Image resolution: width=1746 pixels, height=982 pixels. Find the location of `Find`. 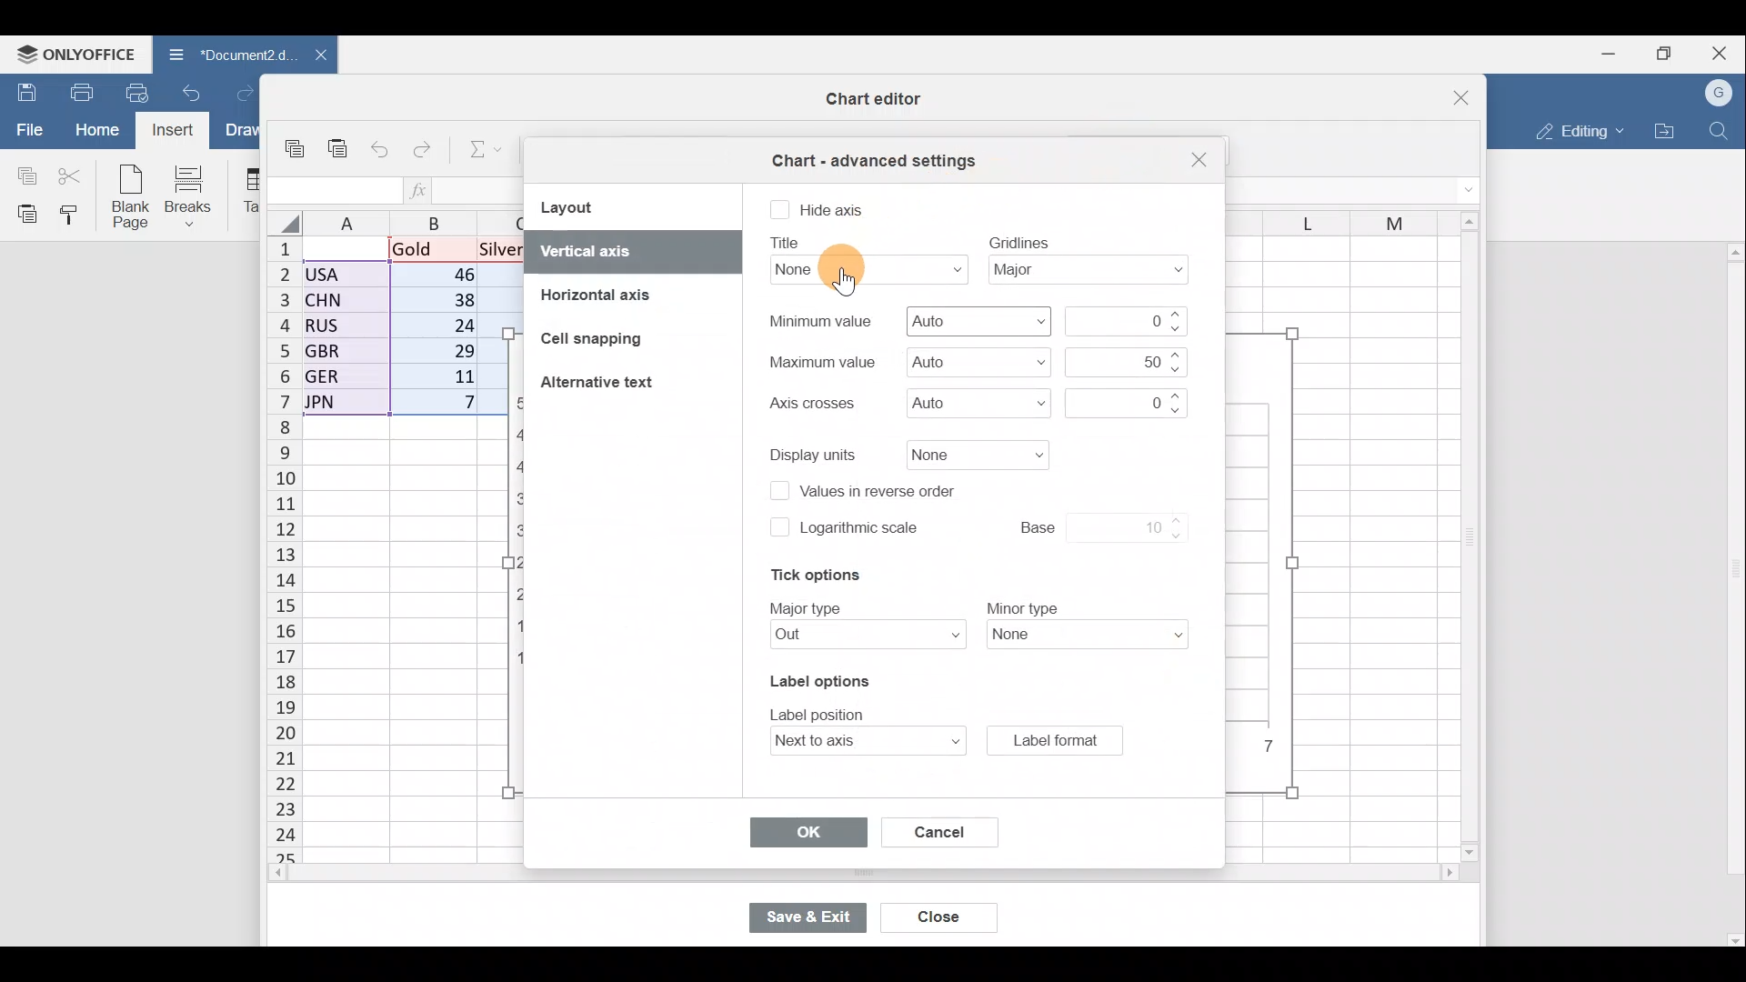

Find is located at coordinates (1720, 131).